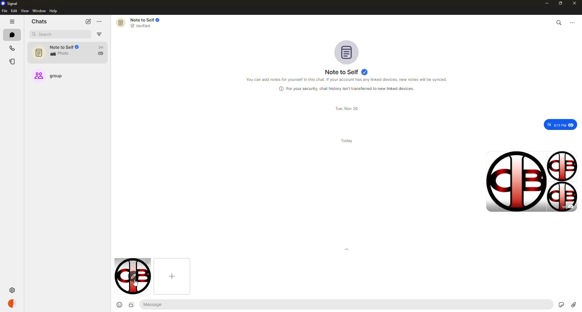 This screenshot has height=312, width=582. Describe the element at coordinates (69, 53) in the screenshot. I see `note to self` at that location.